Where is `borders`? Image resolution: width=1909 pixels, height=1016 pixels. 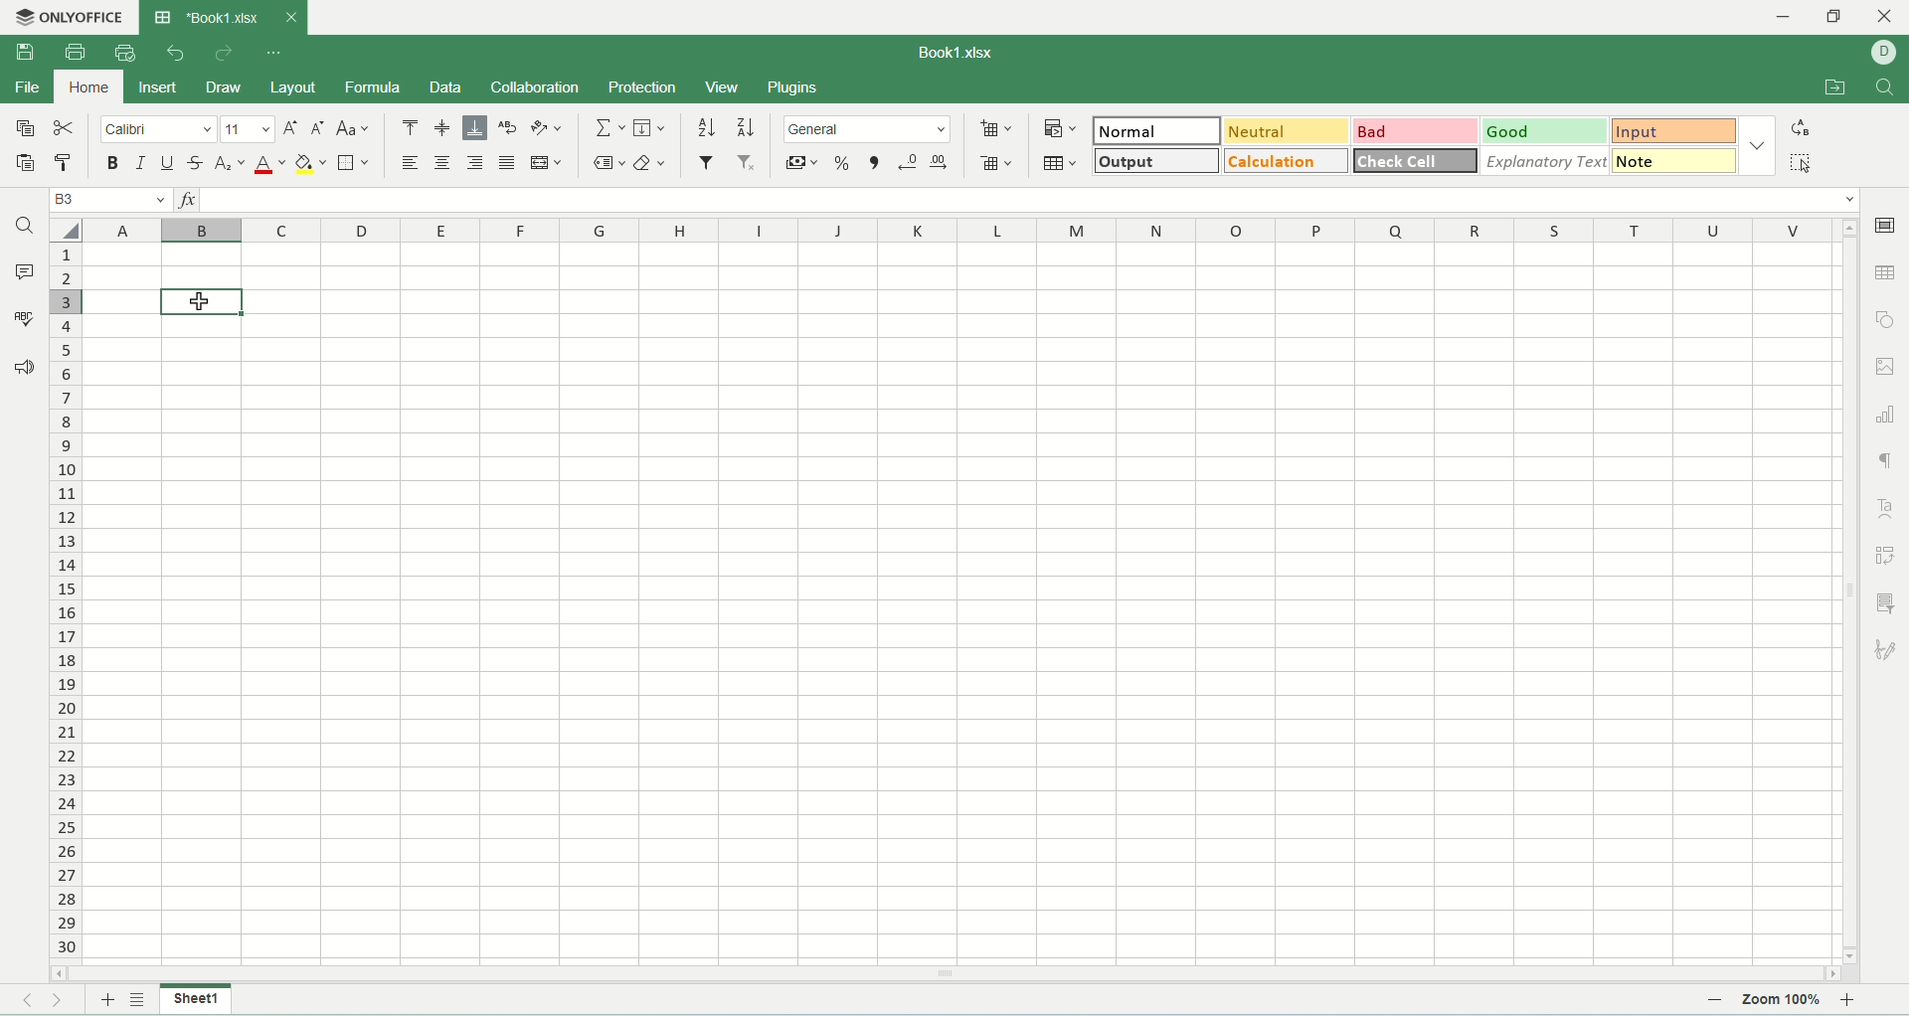
borders is located at coordinates (353, 162).